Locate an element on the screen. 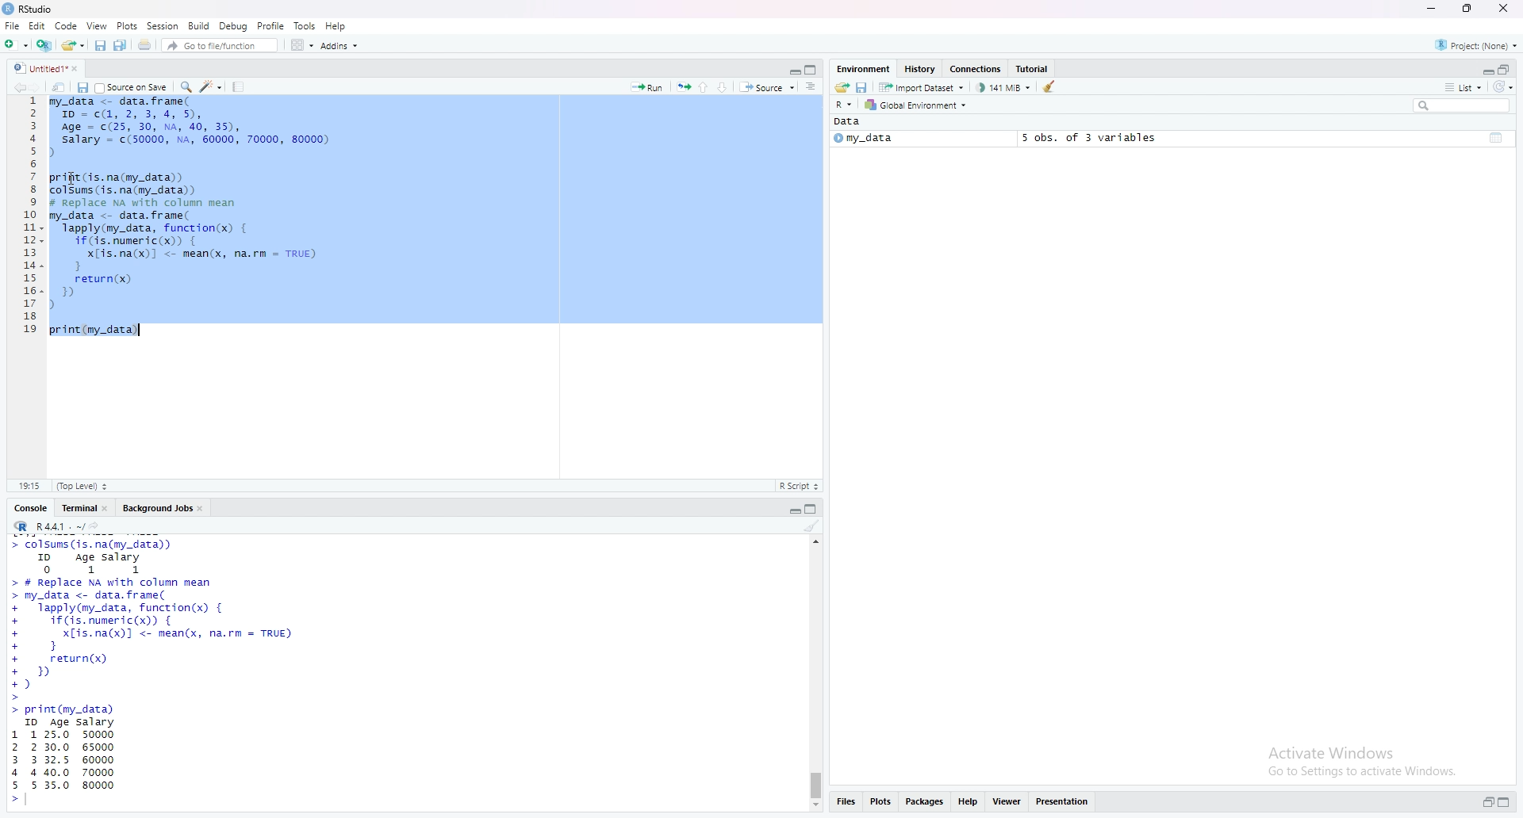 This screenshot has width=1523, height=818. Tools is located at coordinates (305, 25).